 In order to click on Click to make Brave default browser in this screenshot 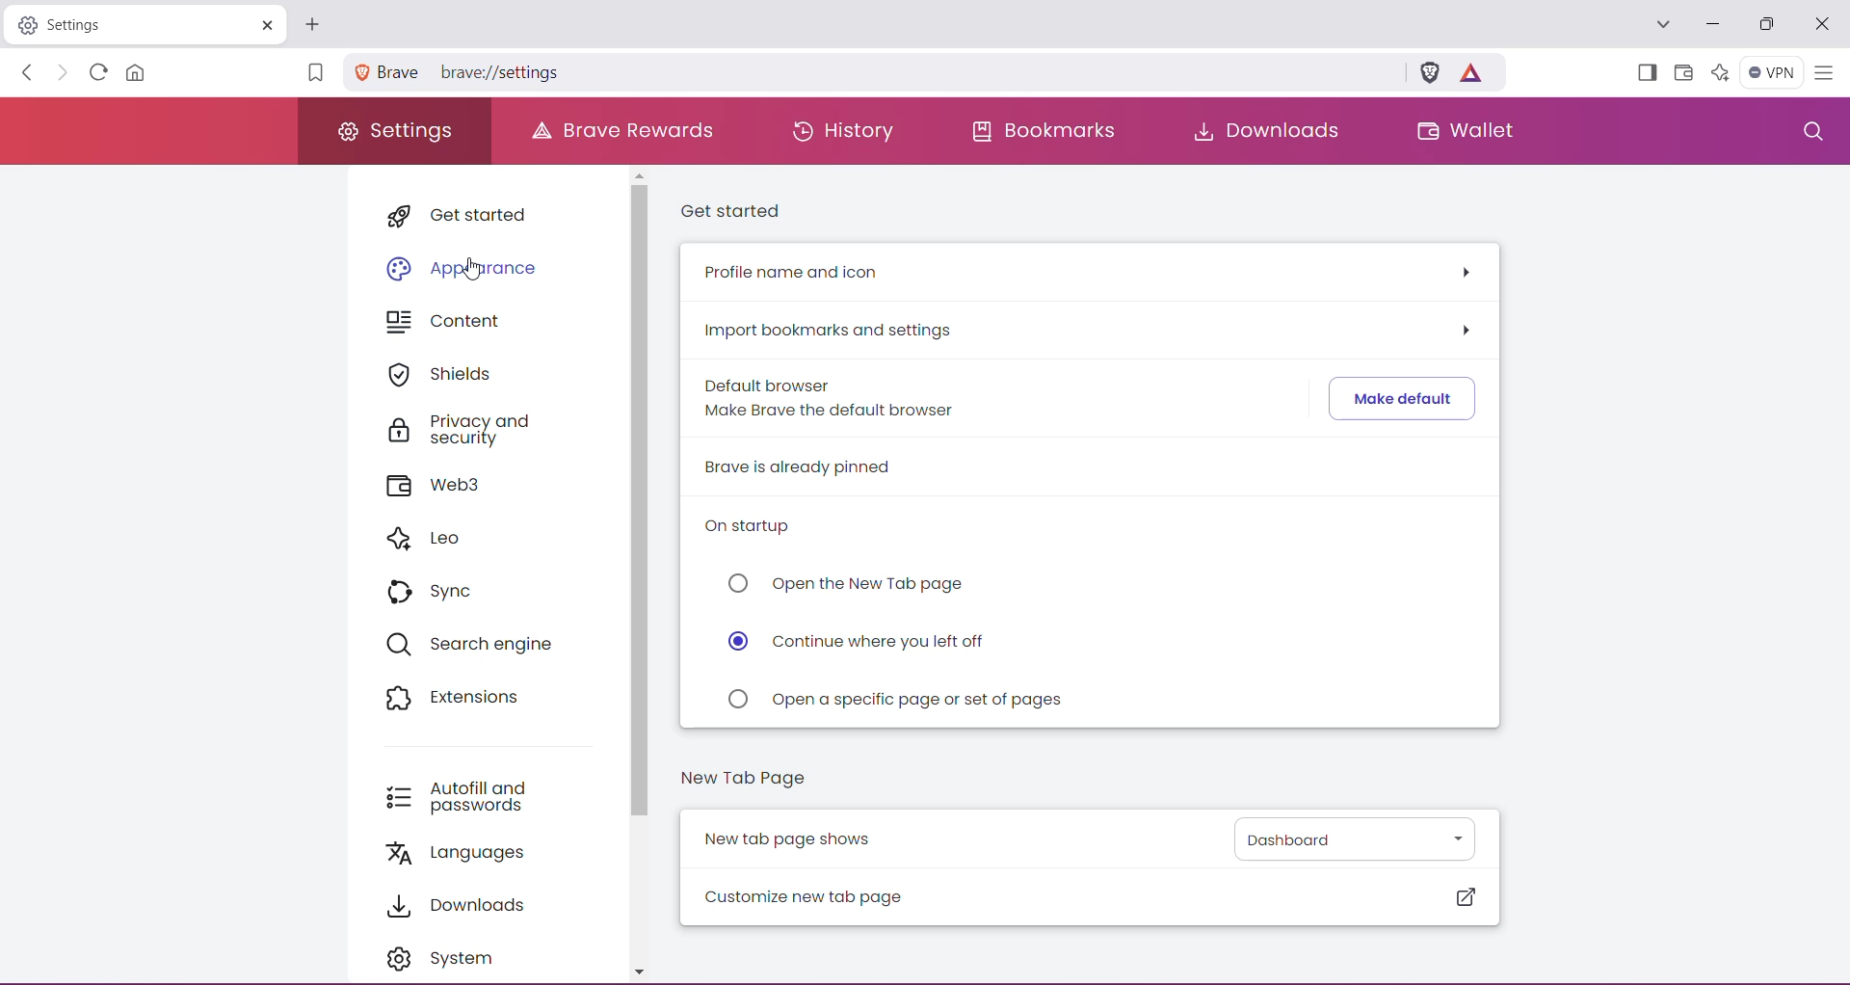, I will do `click(1400, 400)`.